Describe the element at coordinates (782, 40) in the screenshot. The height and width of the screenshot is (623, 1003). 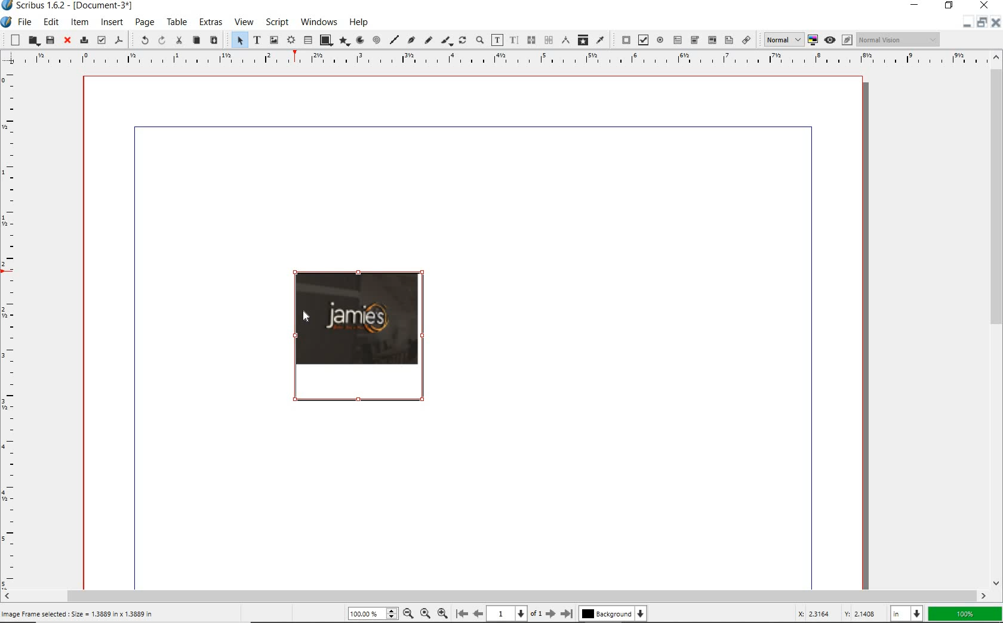
I see `select image preview quality` at that location.